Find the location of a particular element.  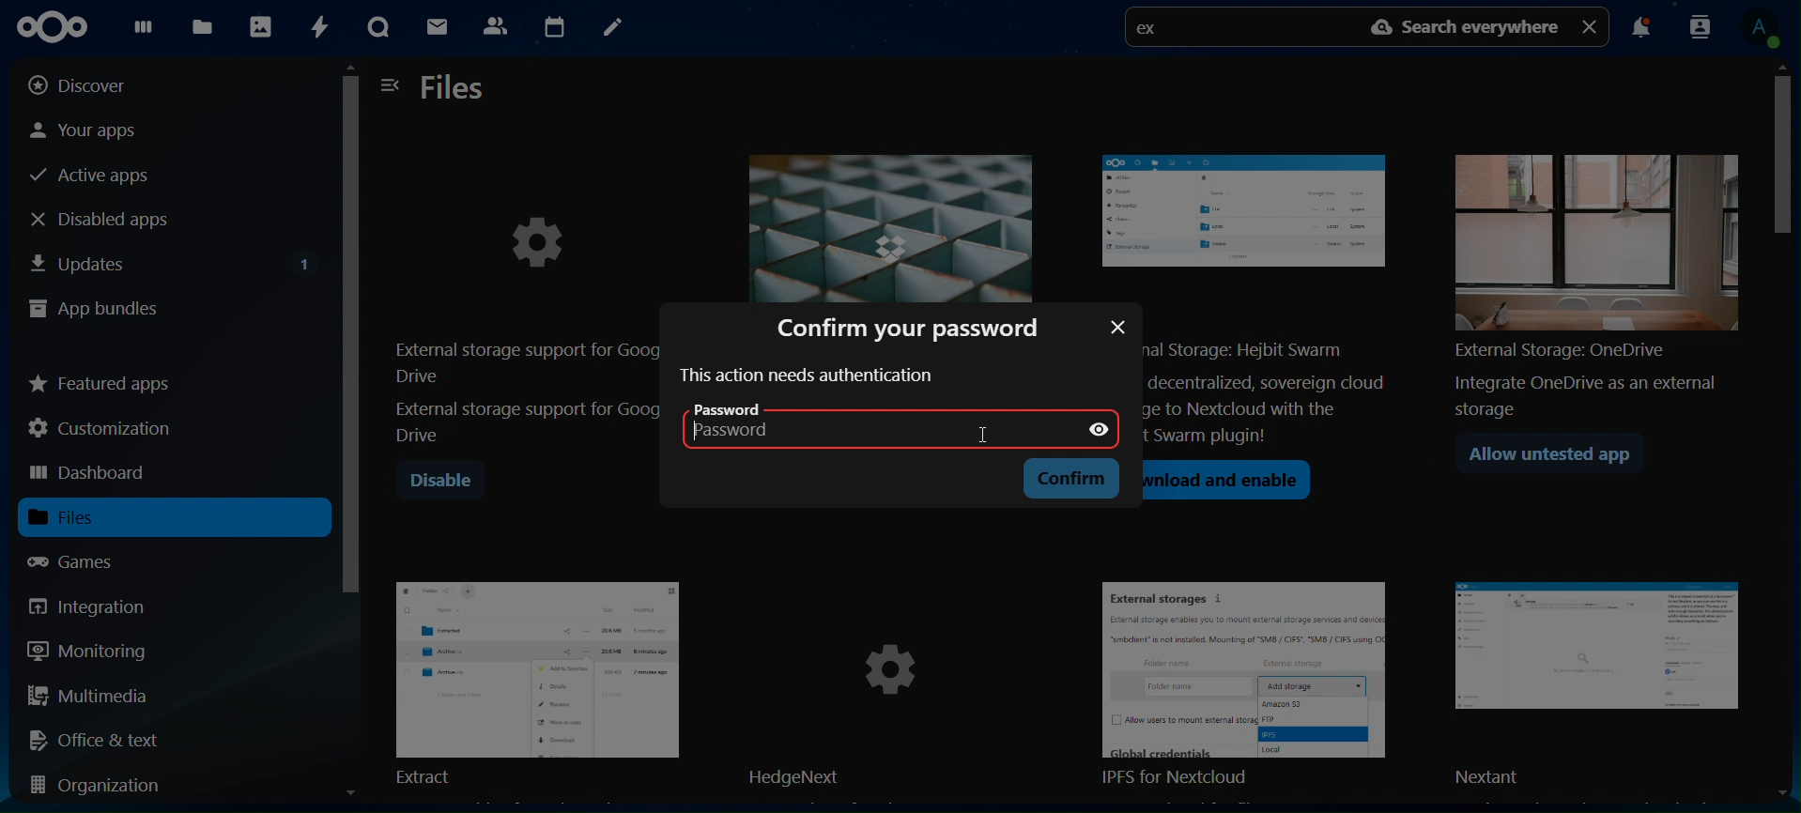

dashboard is located at coordinates (91, 474).